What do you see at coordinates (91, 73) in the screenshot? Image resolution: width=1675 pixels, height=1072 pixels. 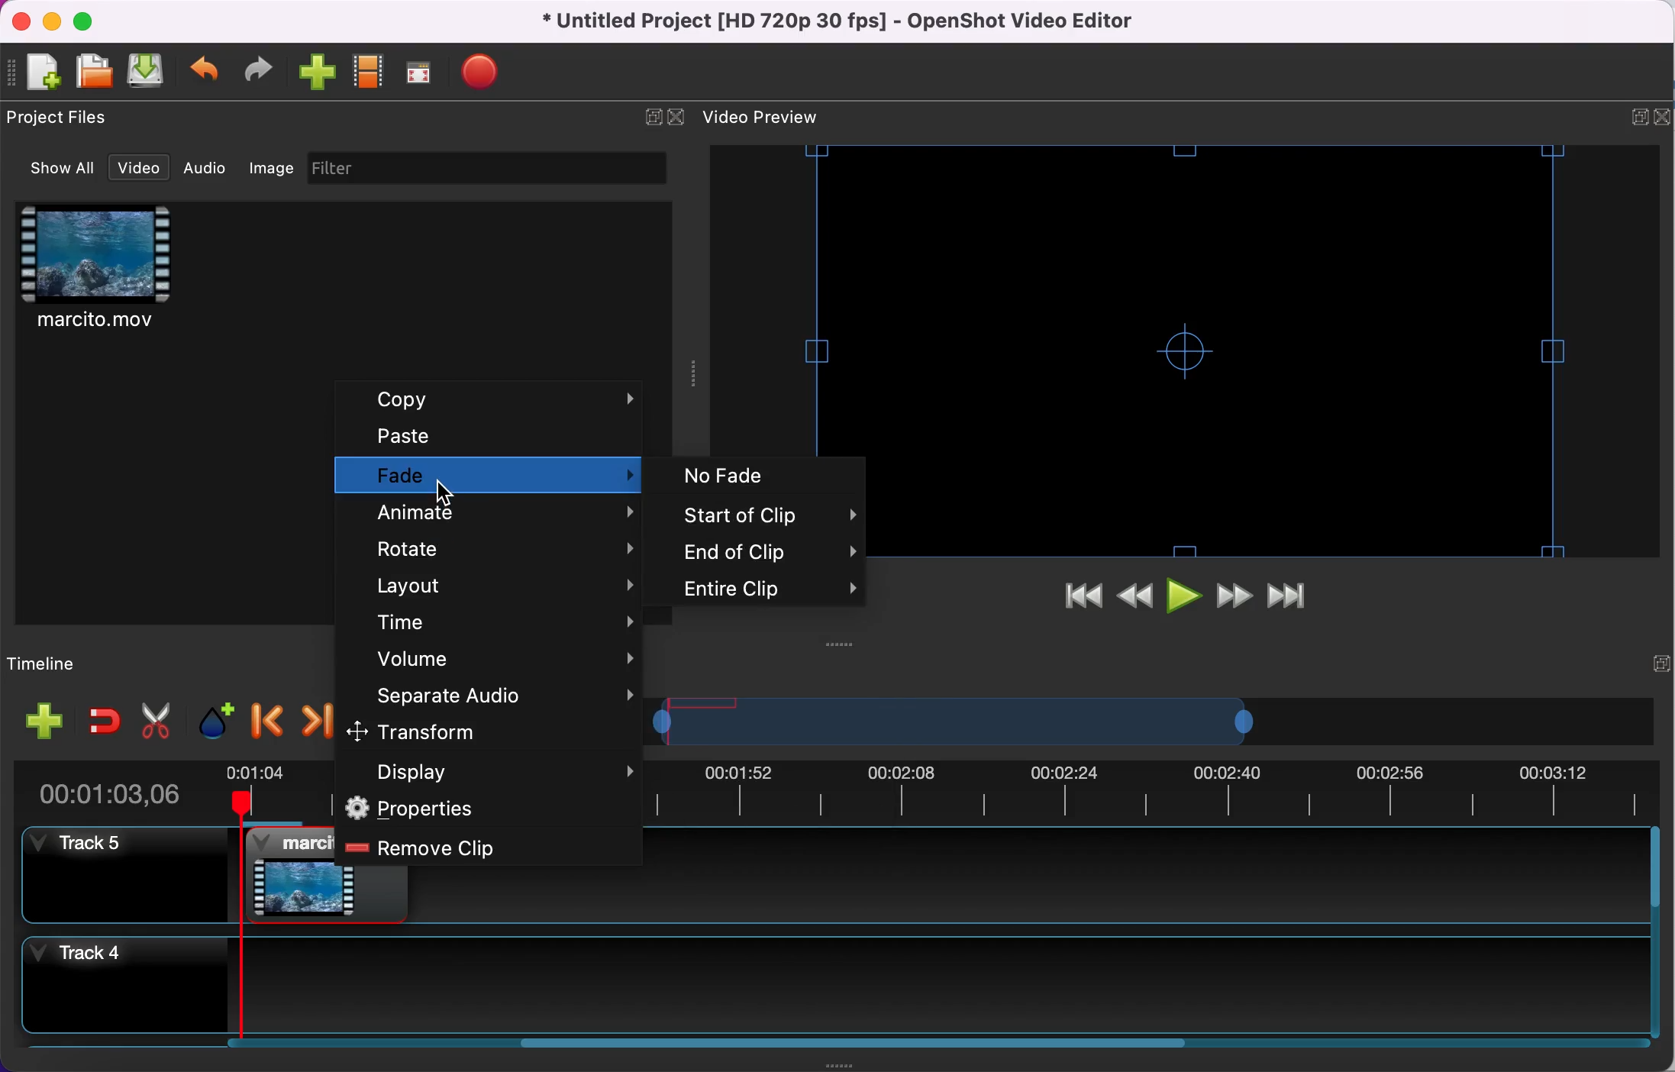 I see `open file` at bounding box center [91, 73].